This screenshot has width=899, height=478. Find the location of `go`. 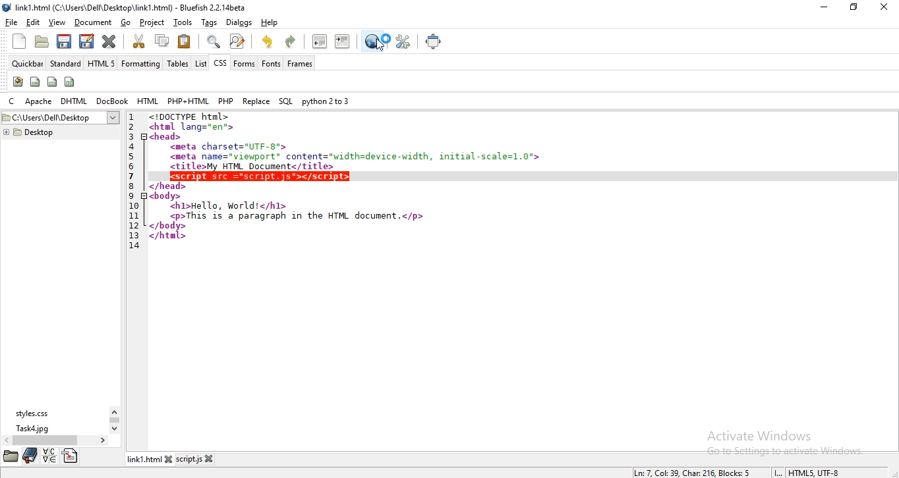

go is located at coordinates (124, 22).